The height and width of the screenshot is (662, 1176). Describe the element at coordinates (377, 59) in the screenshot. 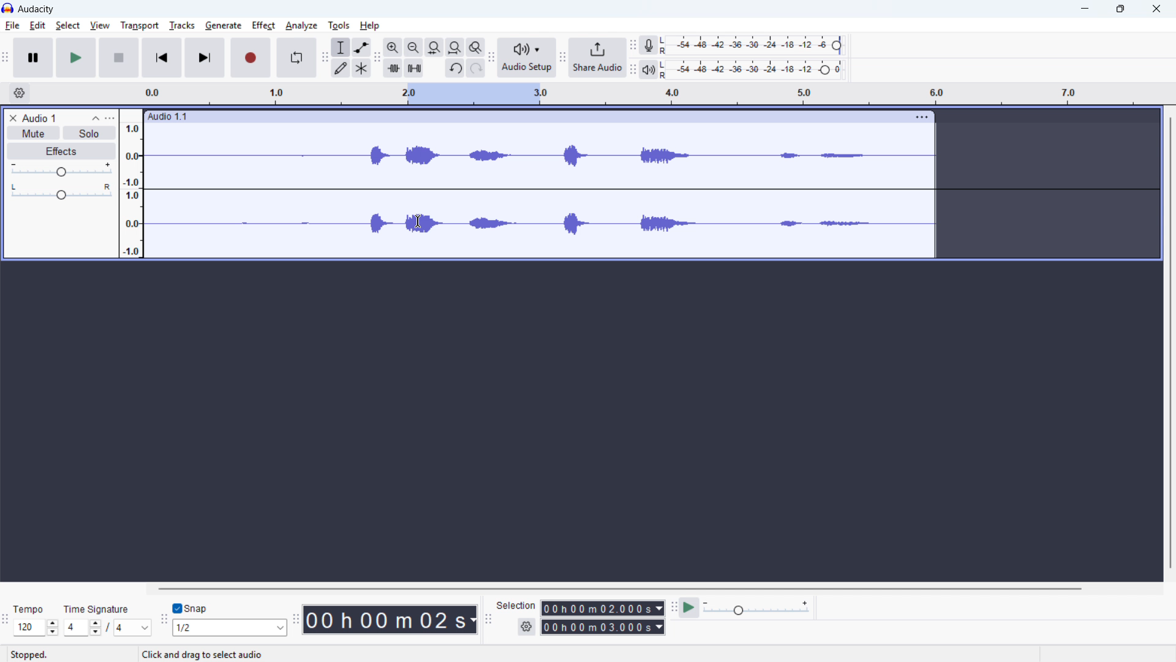

I see `Edit toolbar` at that location.